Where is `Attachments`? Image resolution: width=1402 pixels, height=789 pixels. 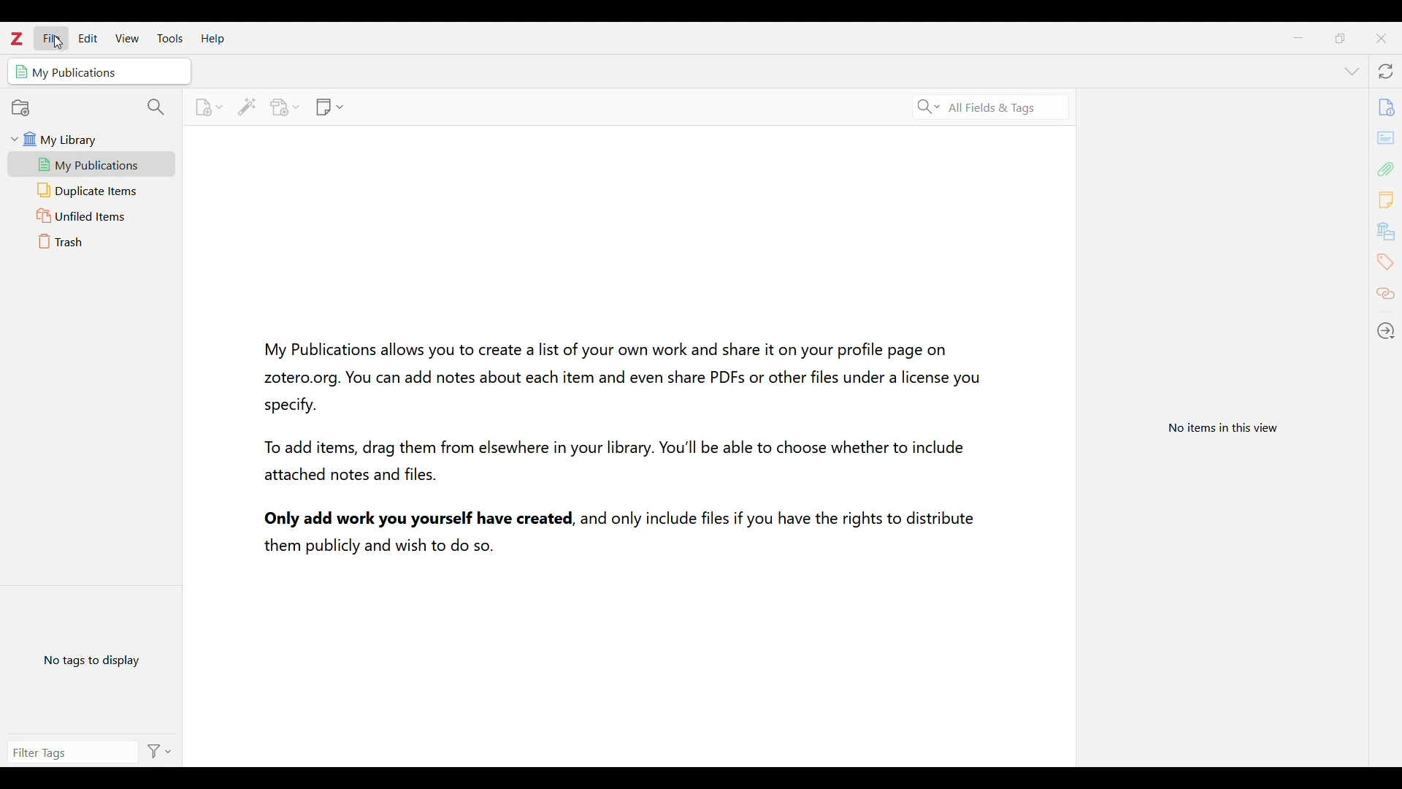 Attachments is located at coordinates (1385, 169).